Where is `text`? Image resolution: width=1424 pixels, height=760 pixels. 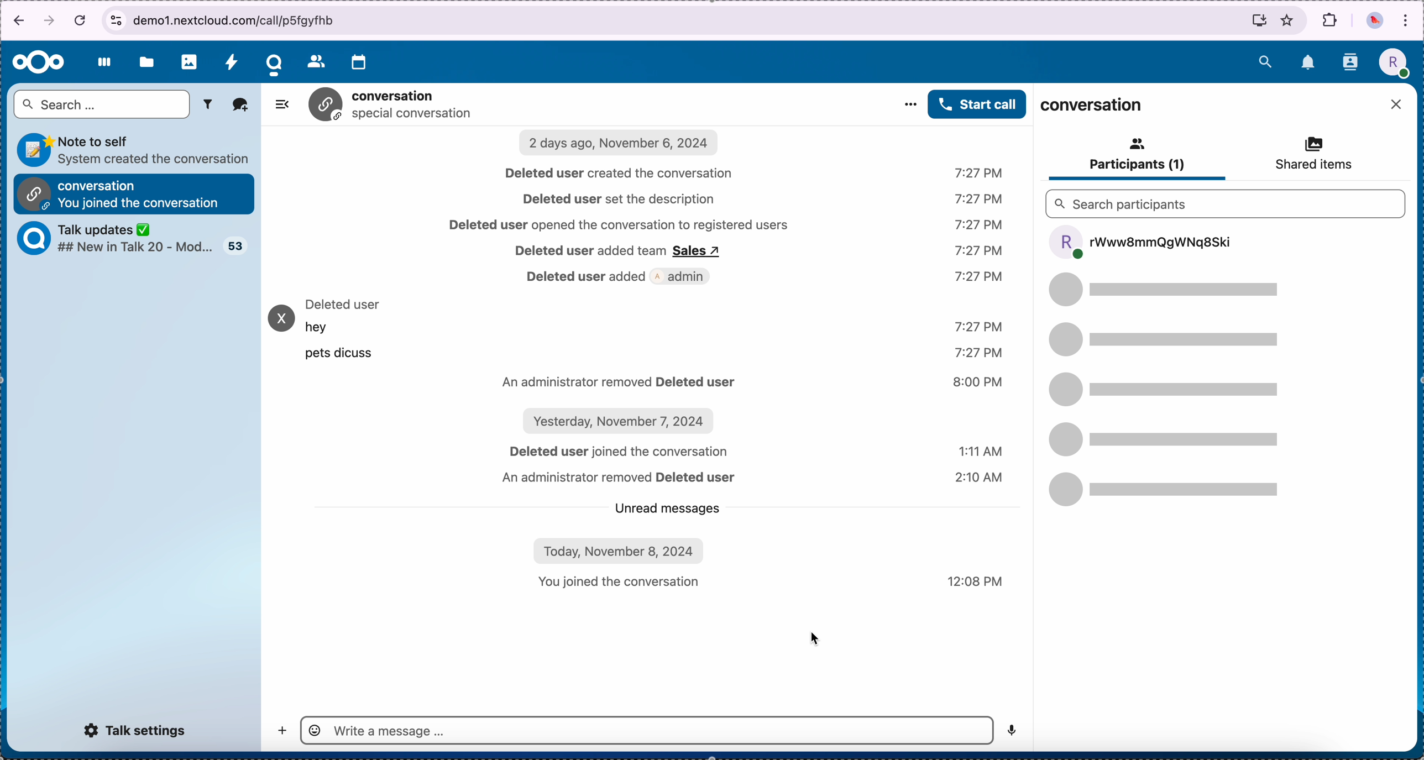 text is located at coordinates (346, 331).